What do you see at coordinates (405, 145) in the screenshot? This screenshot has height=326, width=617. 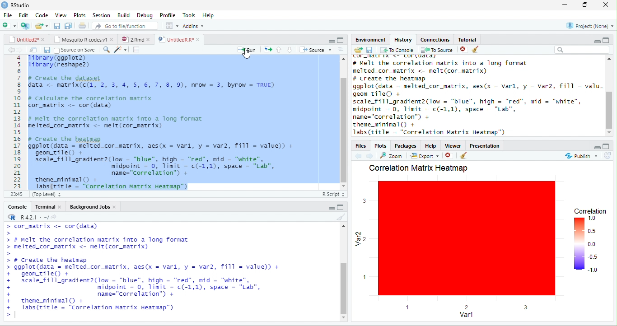 I see `packages` at bounding box center [405, 145].